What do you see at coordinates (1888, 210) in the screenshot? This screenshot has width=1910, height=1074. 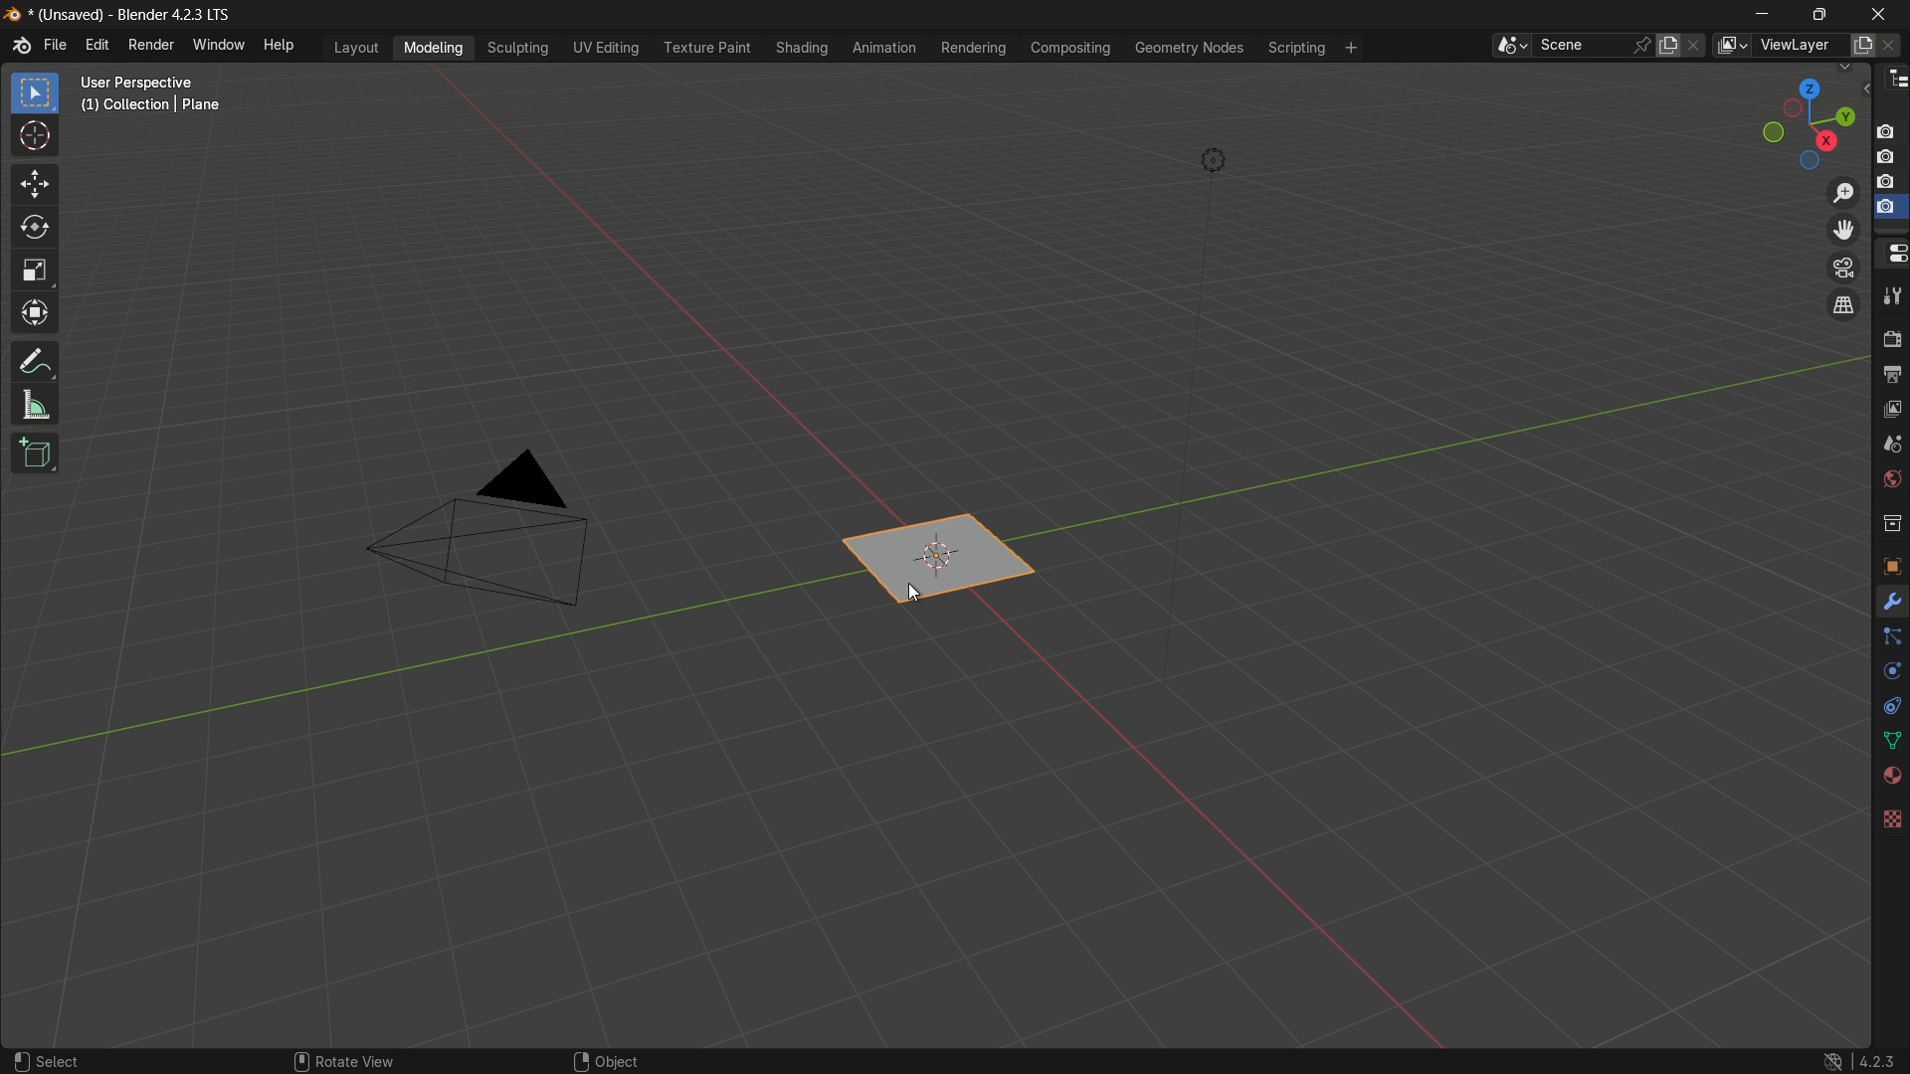 I see `selected capture` at bounding box center [1888, 210].